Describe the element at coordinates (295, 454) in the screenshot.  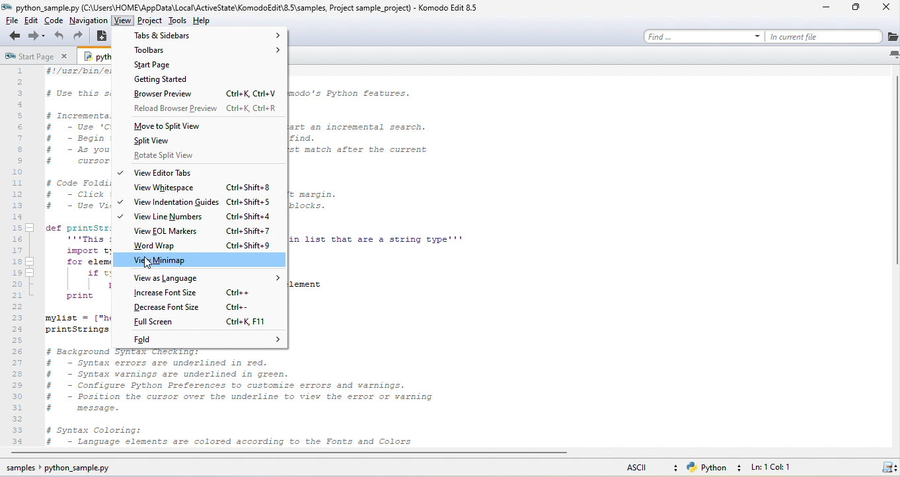
I see `horizontal scroll bar` at that location.